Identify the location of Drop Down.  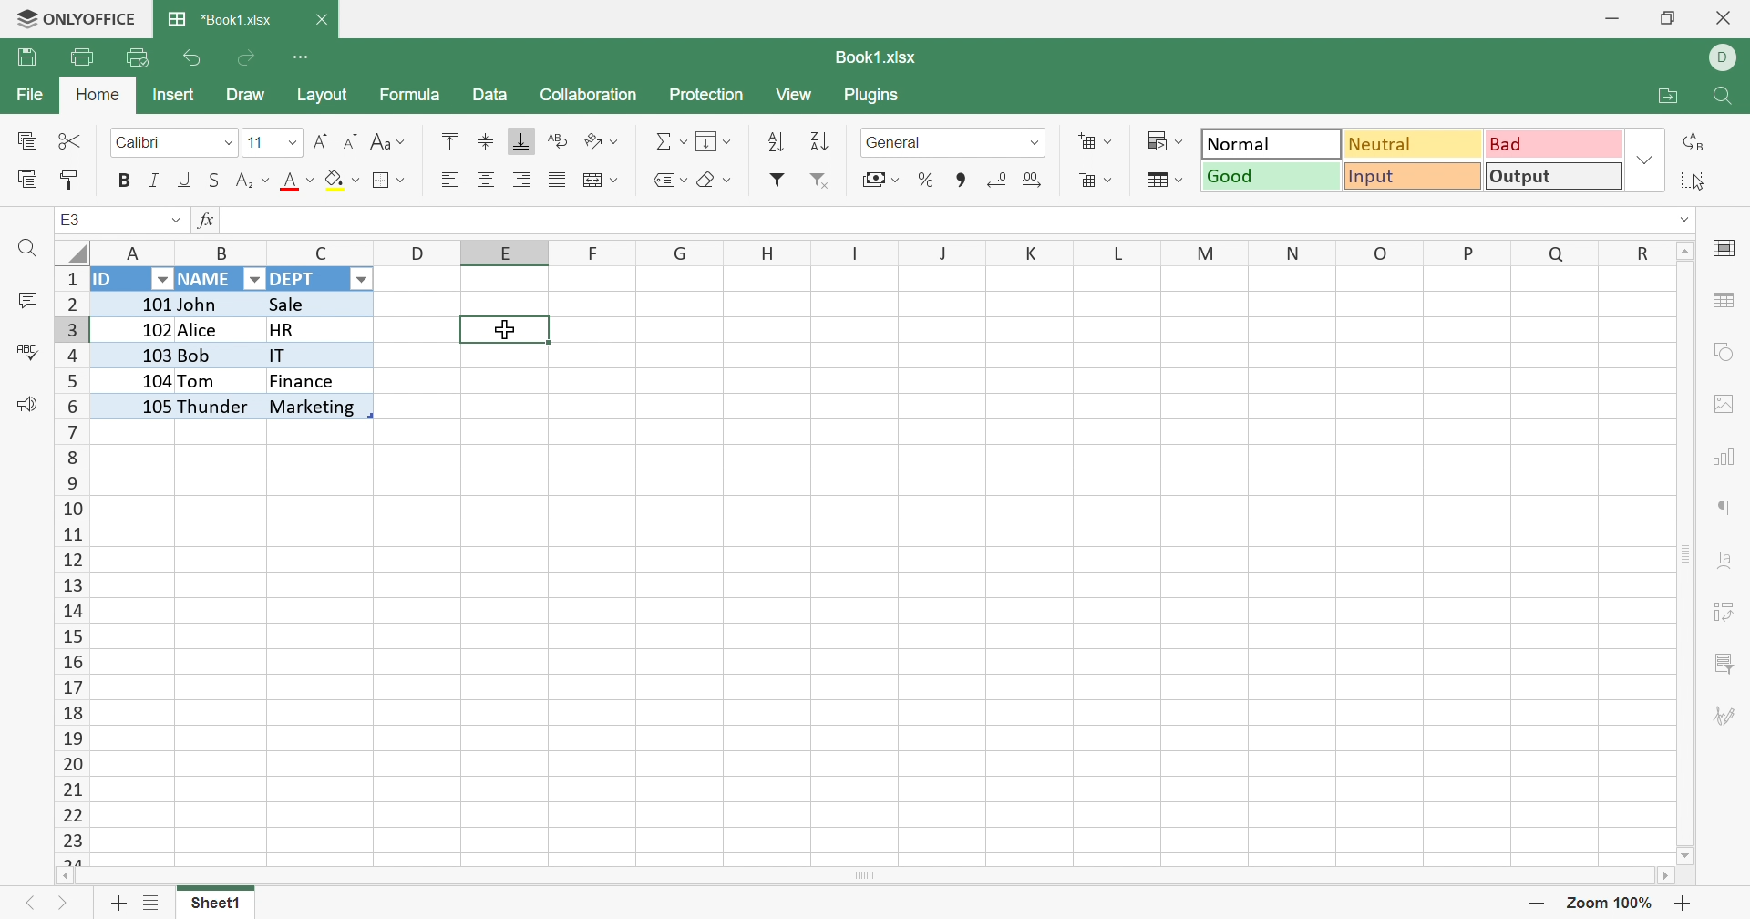
(1686, 221).